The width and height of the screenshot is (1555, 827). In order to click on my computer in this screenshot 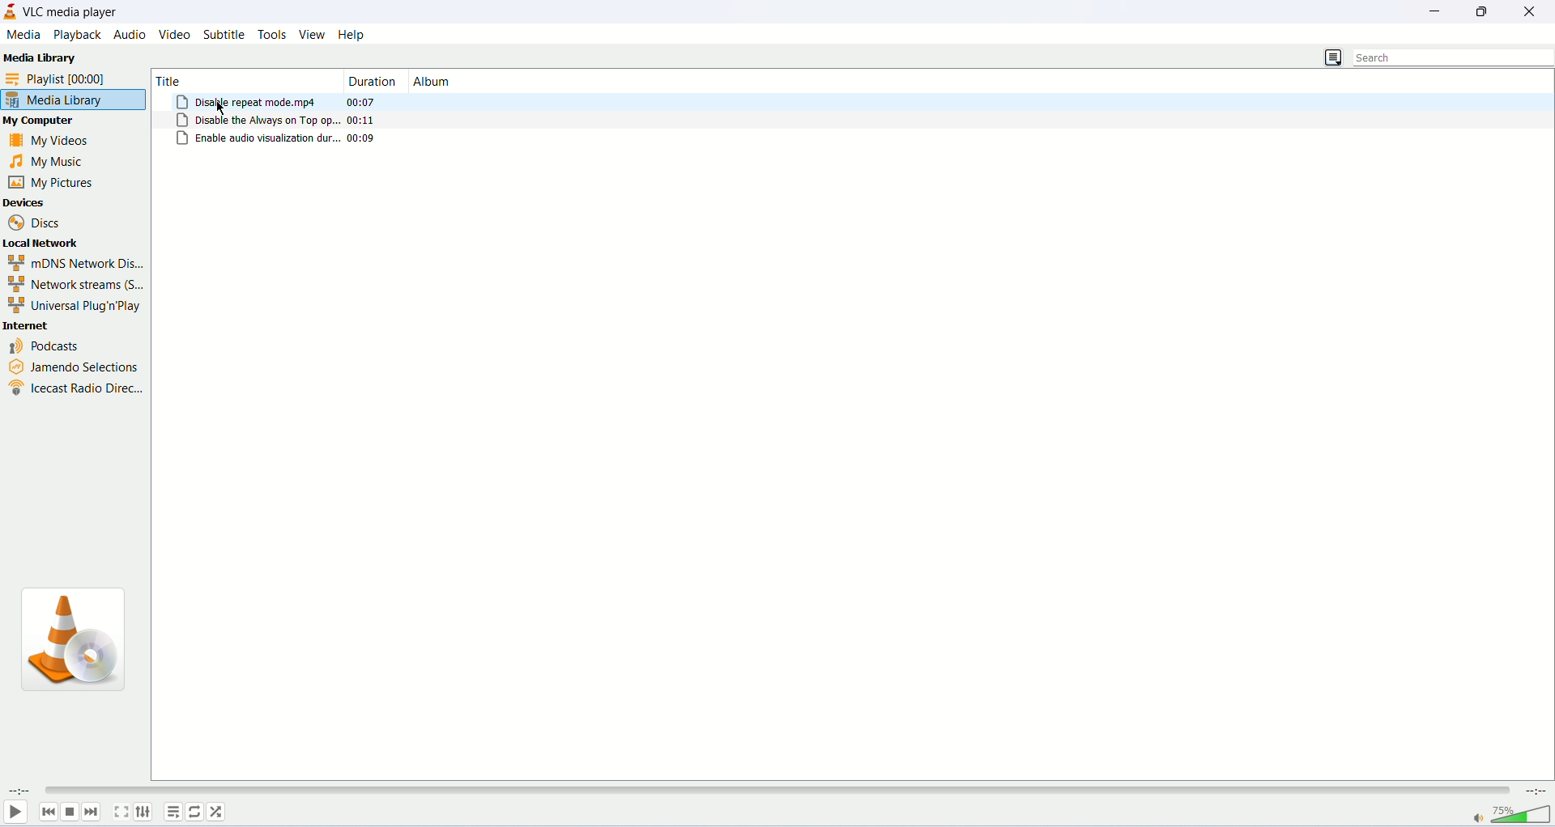, I will do `click(53, 122)`.